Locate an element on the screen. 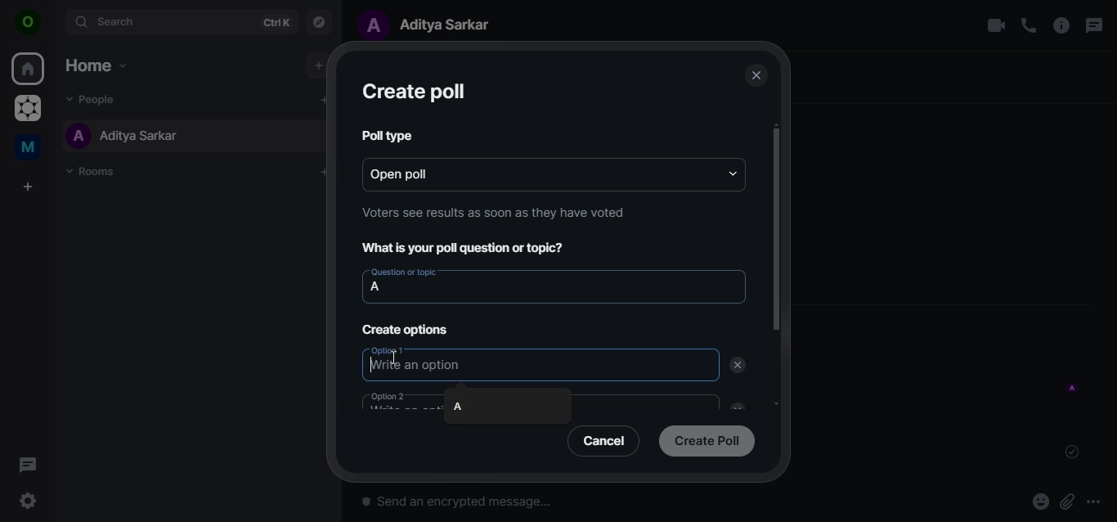 This screenshot has width=1117, height=522. video call is located at coordinates (995, 25).